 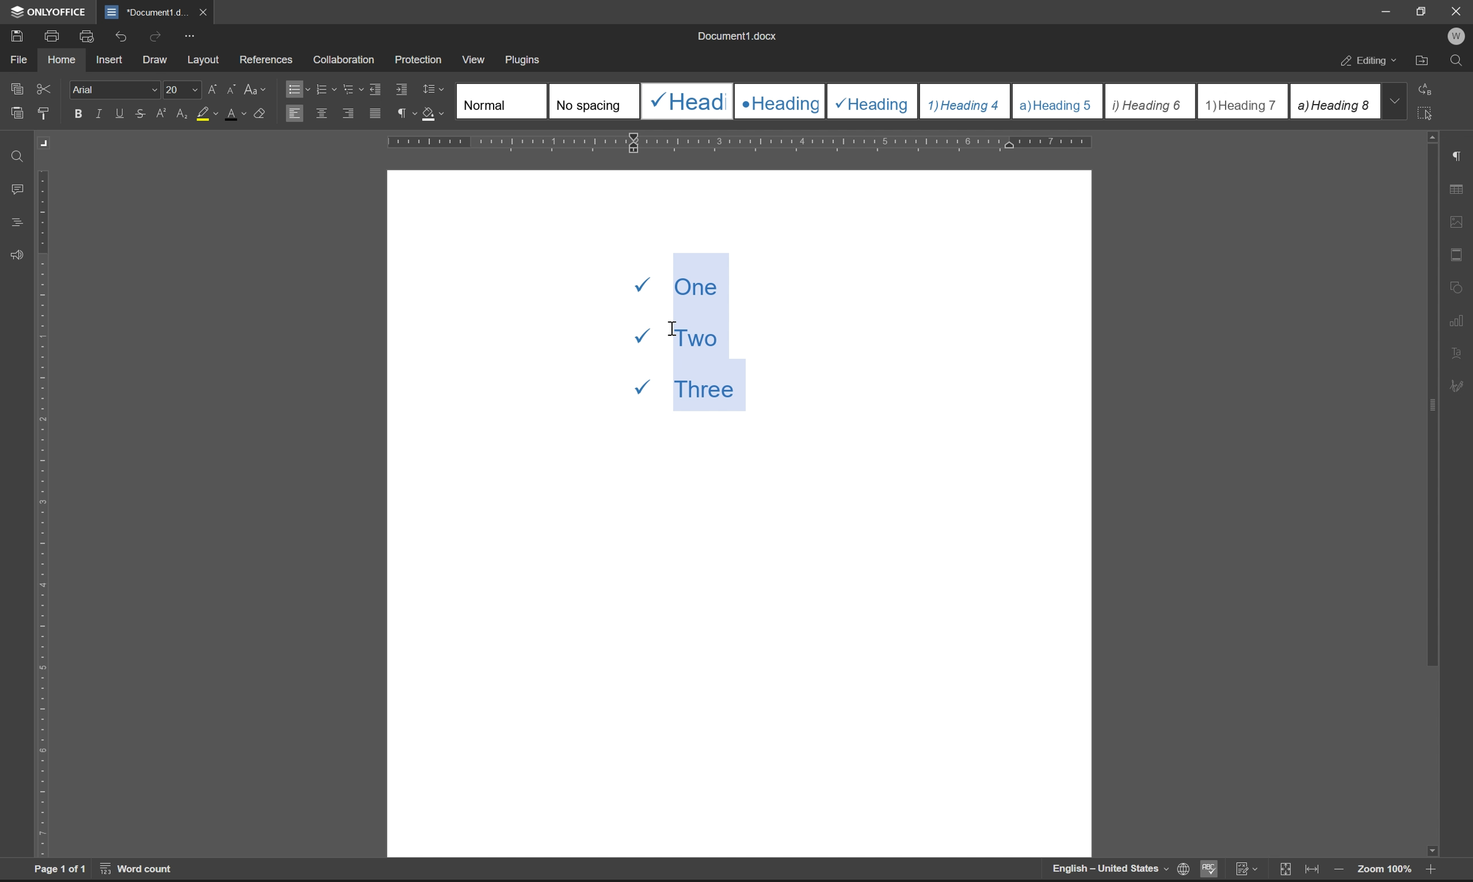 What do you see at coordinates (113, 89) in the screenshot?
I see `Arial` at bounding box center [113, 89].